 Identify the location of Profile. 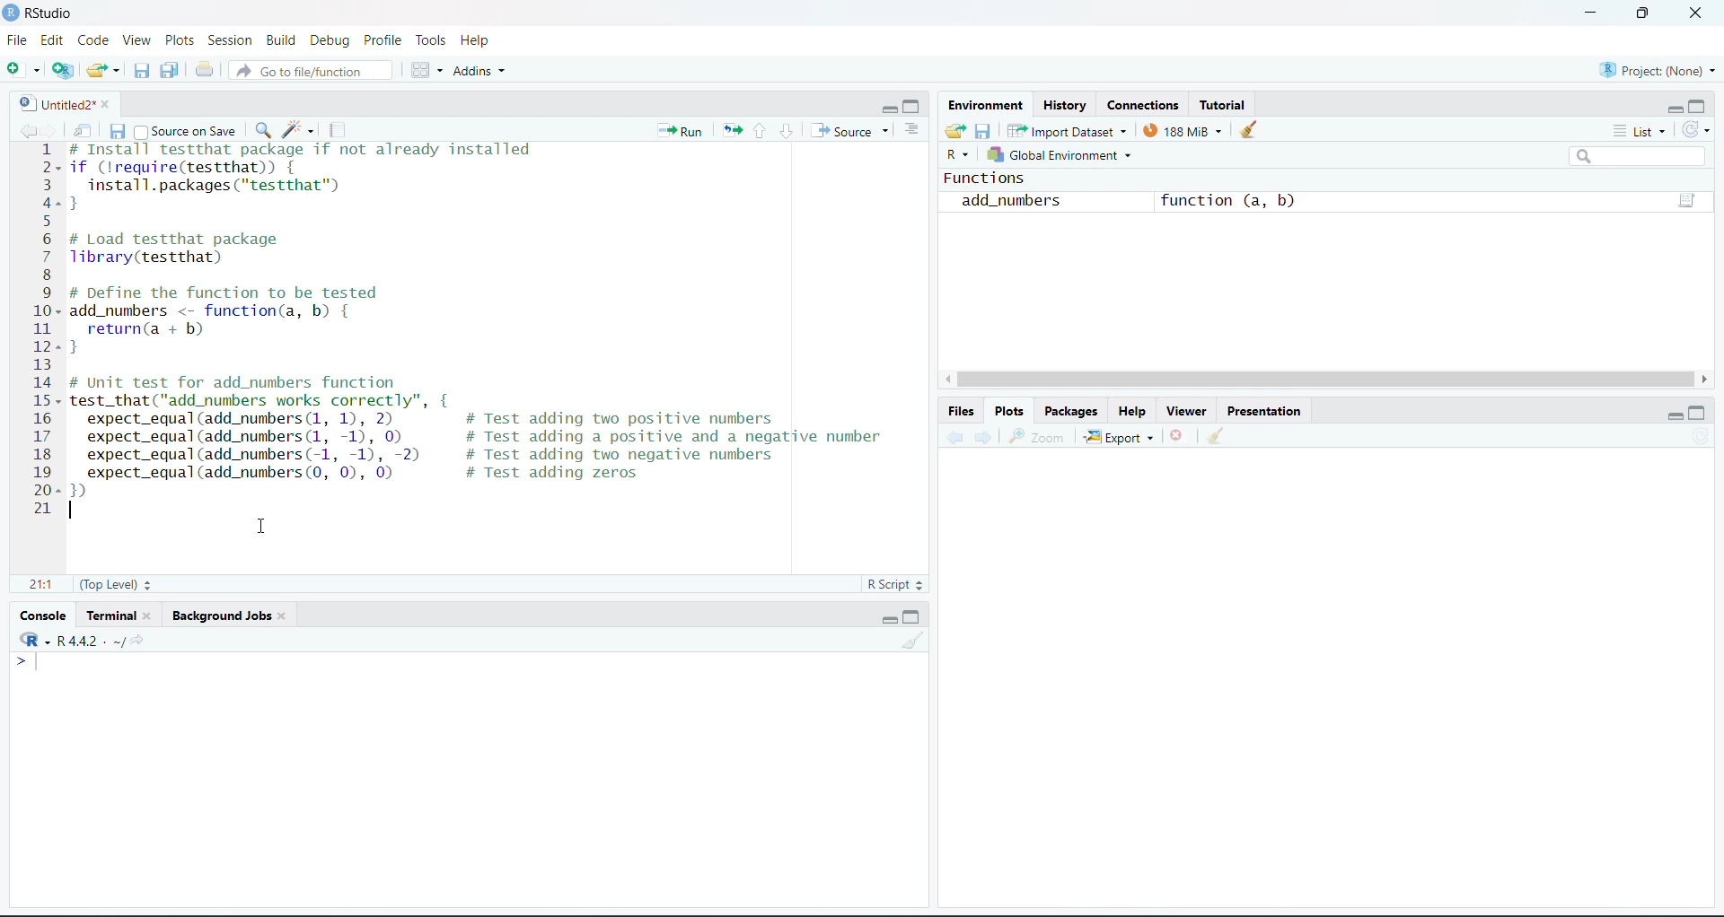
(386, 38).